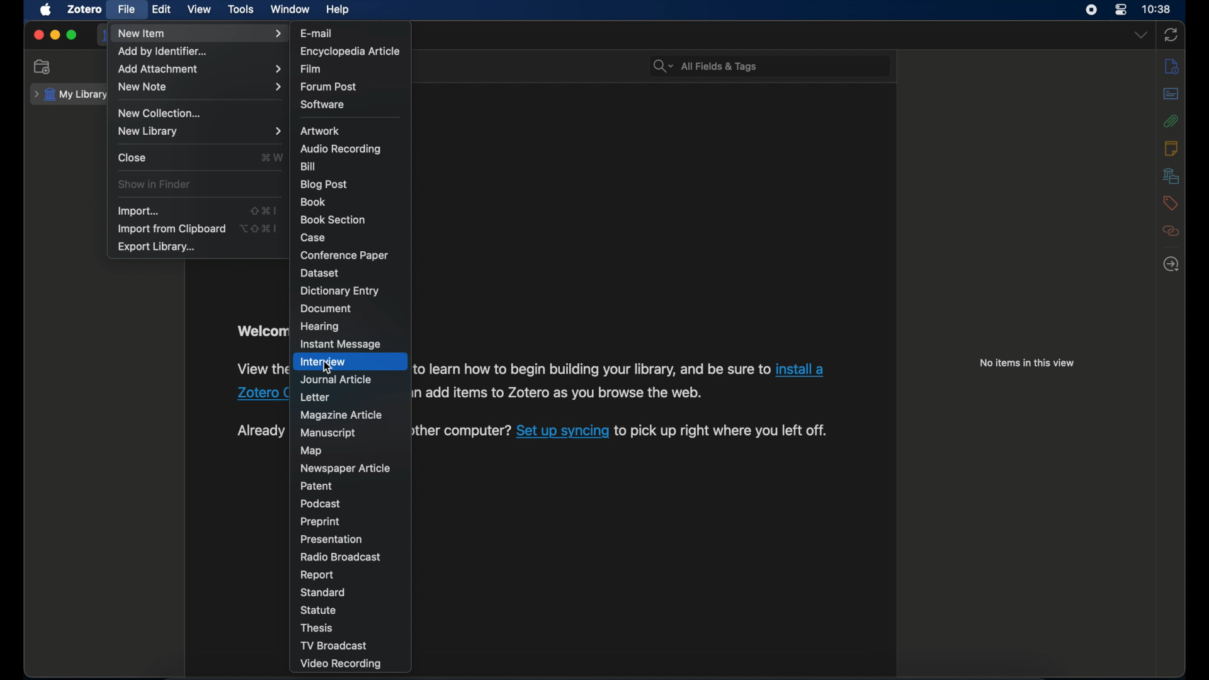  Describe the element at coordinates (1157, 9) in the screenshot. I see `time` at that location.